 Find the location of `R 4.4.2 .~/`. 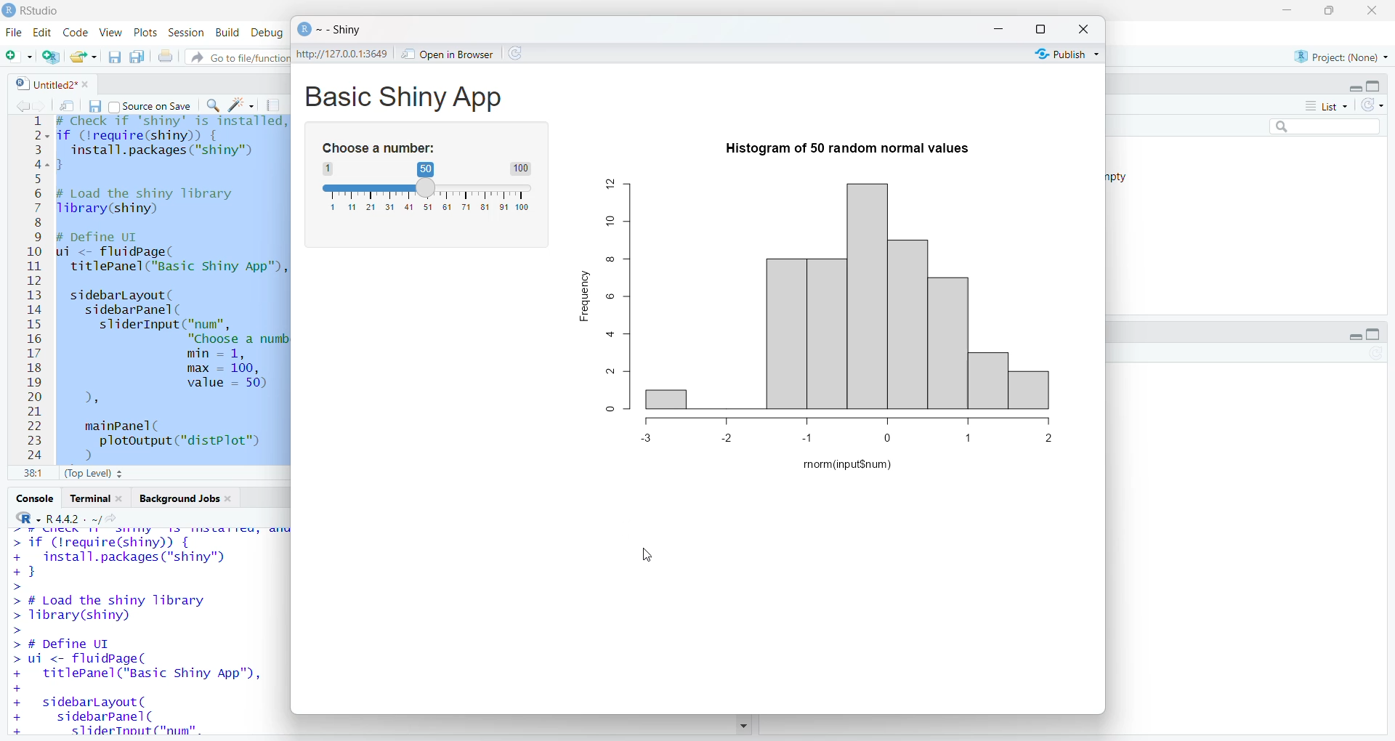

R 4.4.2 .~/ is located at coordinates (86, 519).